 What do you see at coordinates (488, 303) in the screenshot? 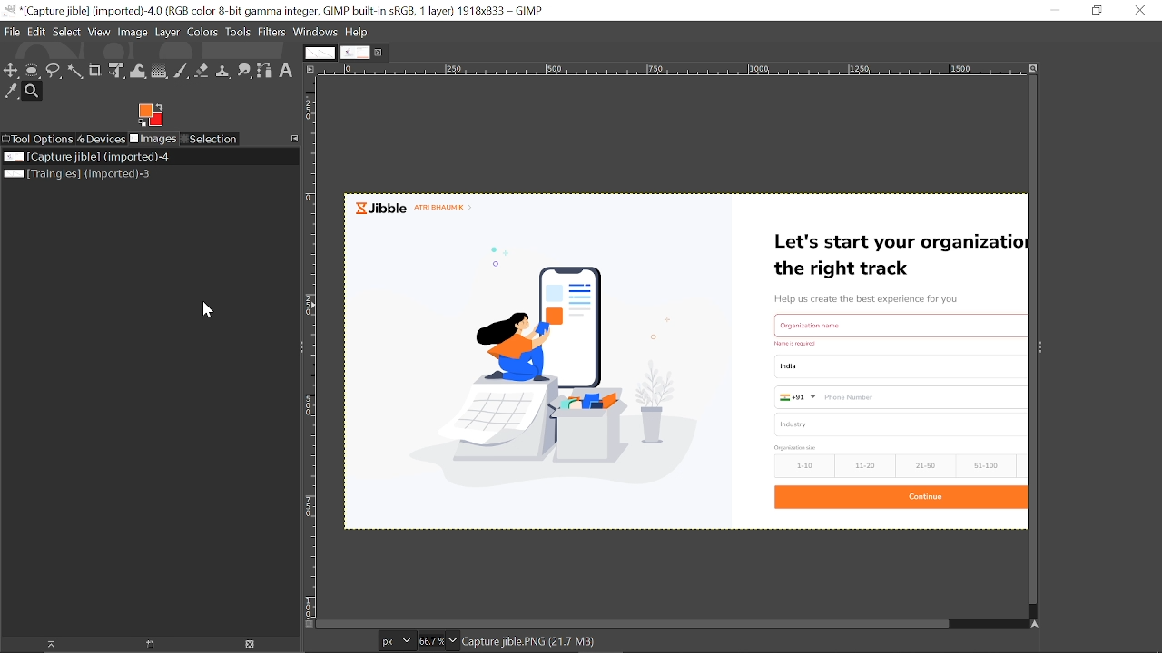
I see `cursor` at bounding box center [488, 303].